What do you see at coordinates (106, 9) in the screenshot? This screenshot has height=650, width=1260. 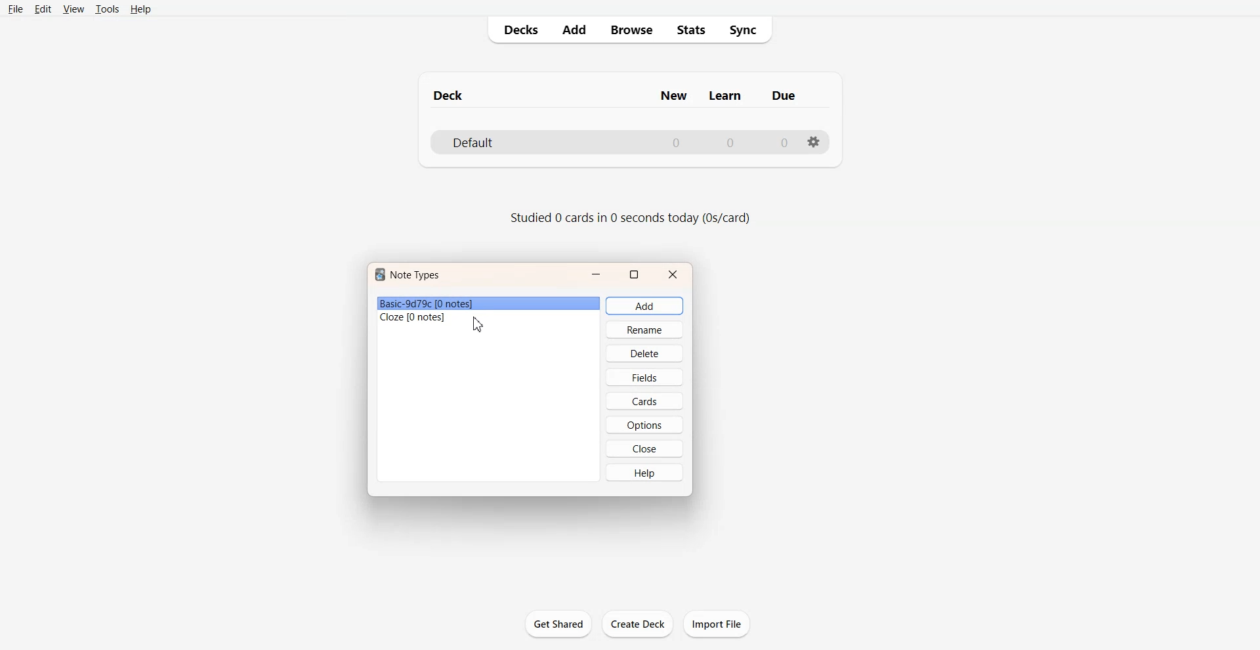 I see `Tools` at bounding box center [106, 9].